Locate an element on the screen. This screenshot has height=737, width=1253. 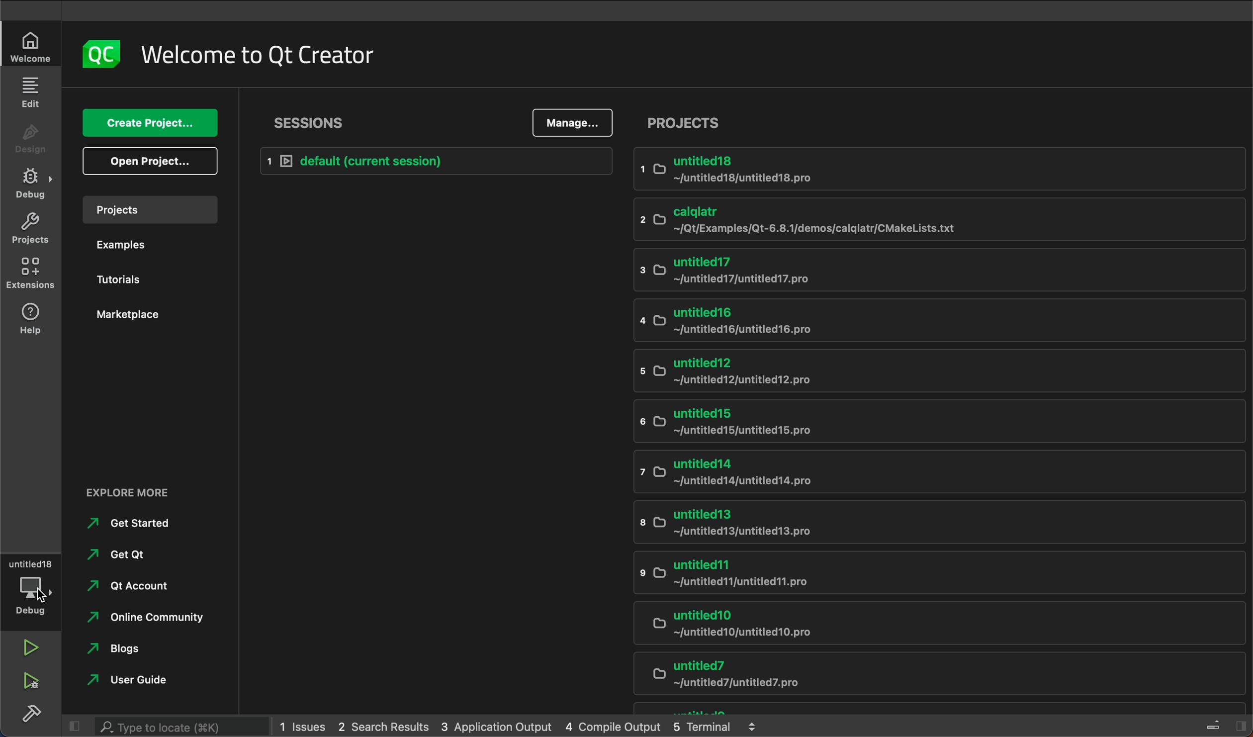
qt account is located at coordinates (122, 584).